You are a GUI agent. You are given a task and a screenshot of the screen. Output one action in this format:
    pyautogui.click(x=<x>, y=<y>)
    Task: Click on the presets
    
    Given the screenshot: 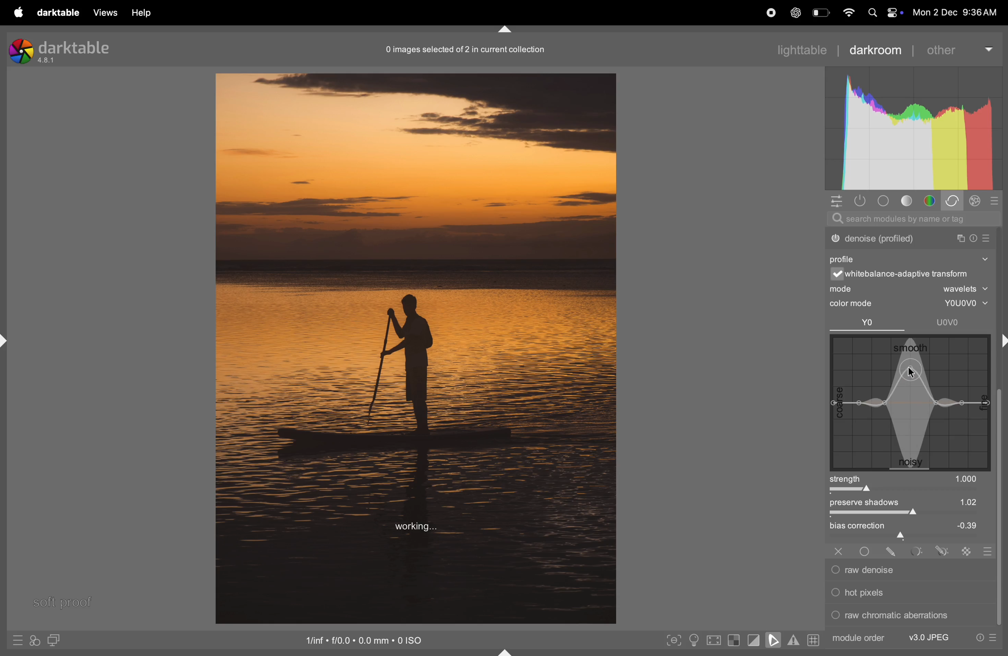 What is the action you would take?
    pyautogui.click(x=986, y=639)
    